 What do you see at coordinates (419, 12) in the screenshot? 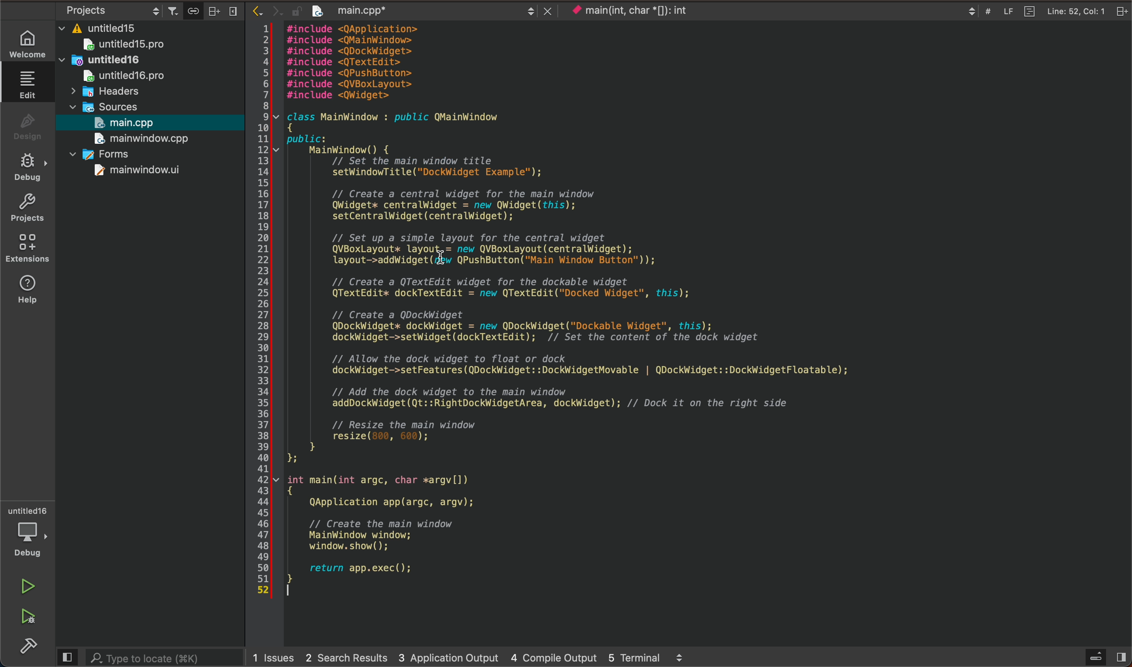
I see `file tab` at bounding box center [419, 12].